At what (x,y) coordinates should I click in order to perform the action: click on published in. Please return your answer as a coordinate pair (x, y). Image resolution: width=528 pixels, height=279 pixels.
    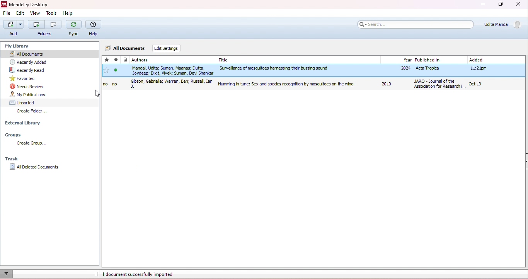
    Looking at the image, I should click on (430, 60).